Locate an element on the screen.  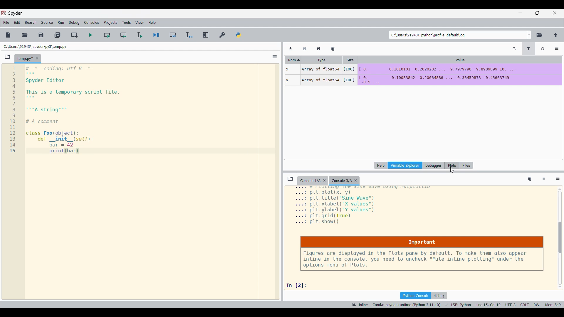
Value column is located at coordinates (461, 60).